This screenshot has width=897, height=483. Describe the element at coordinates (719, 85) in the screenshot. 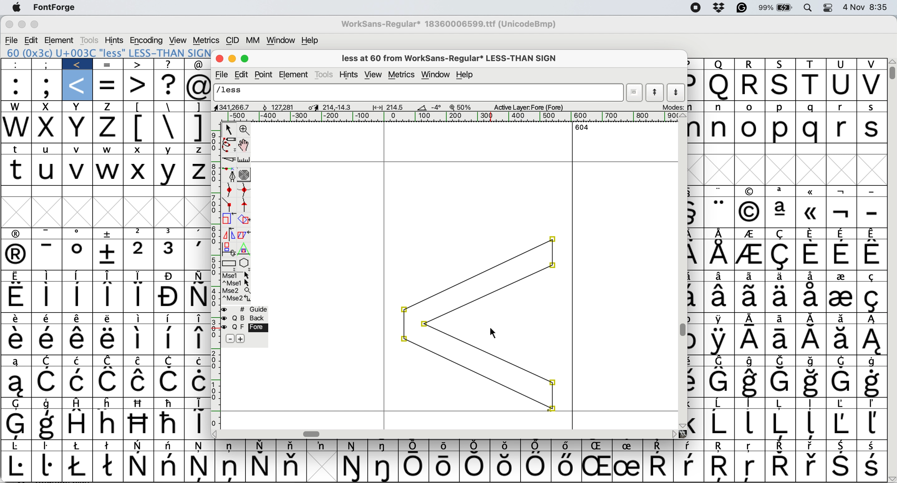

I see `q` at that location.